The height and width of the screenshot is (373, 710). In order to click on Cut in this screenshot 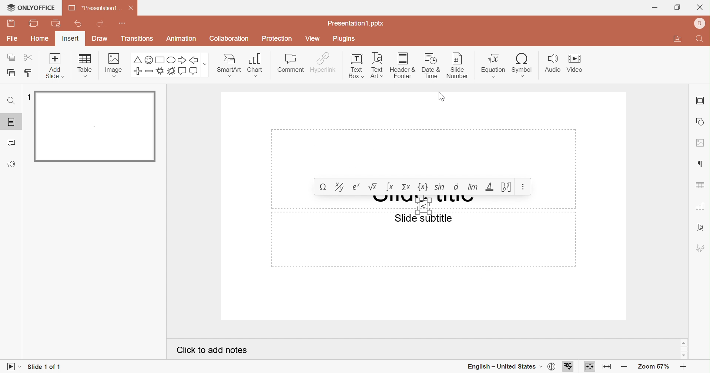, I will do `click(32, 58)`.